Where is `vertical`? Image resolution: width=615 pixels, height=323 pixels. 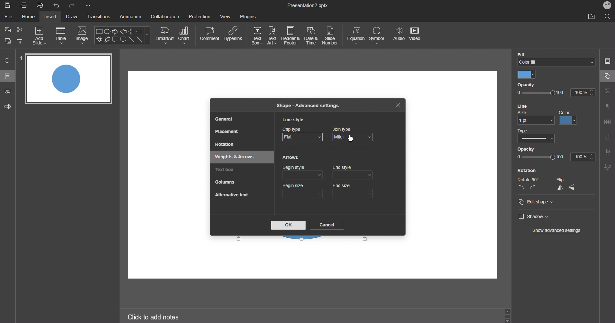
vertical is located at coordinates (560, 188).